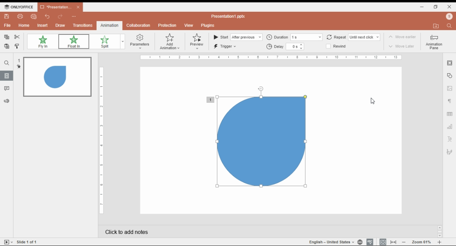 The width and height of the screenshot is (456, 246). I want to click on spell check, so click(370, 242).